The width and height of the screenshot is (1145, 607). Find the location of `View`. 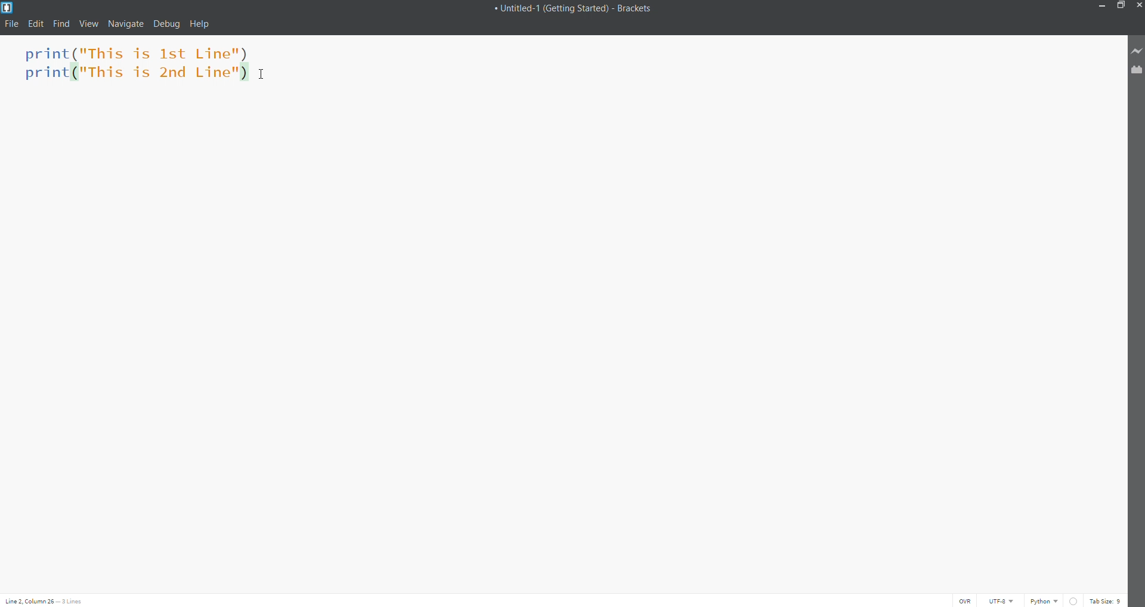

View is located at coordinates (88, 24).